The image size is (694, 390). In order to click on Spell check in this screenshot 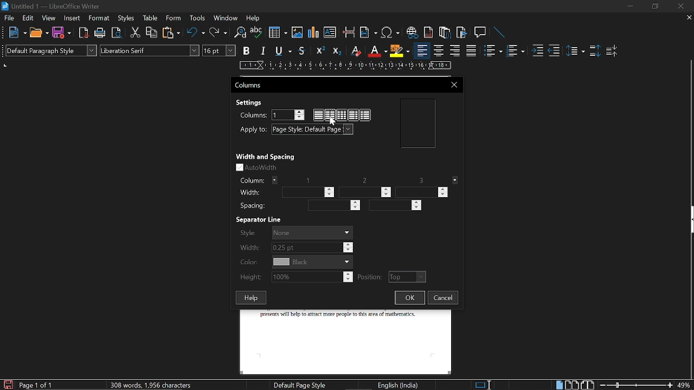, I will do `click(256, 32)`.